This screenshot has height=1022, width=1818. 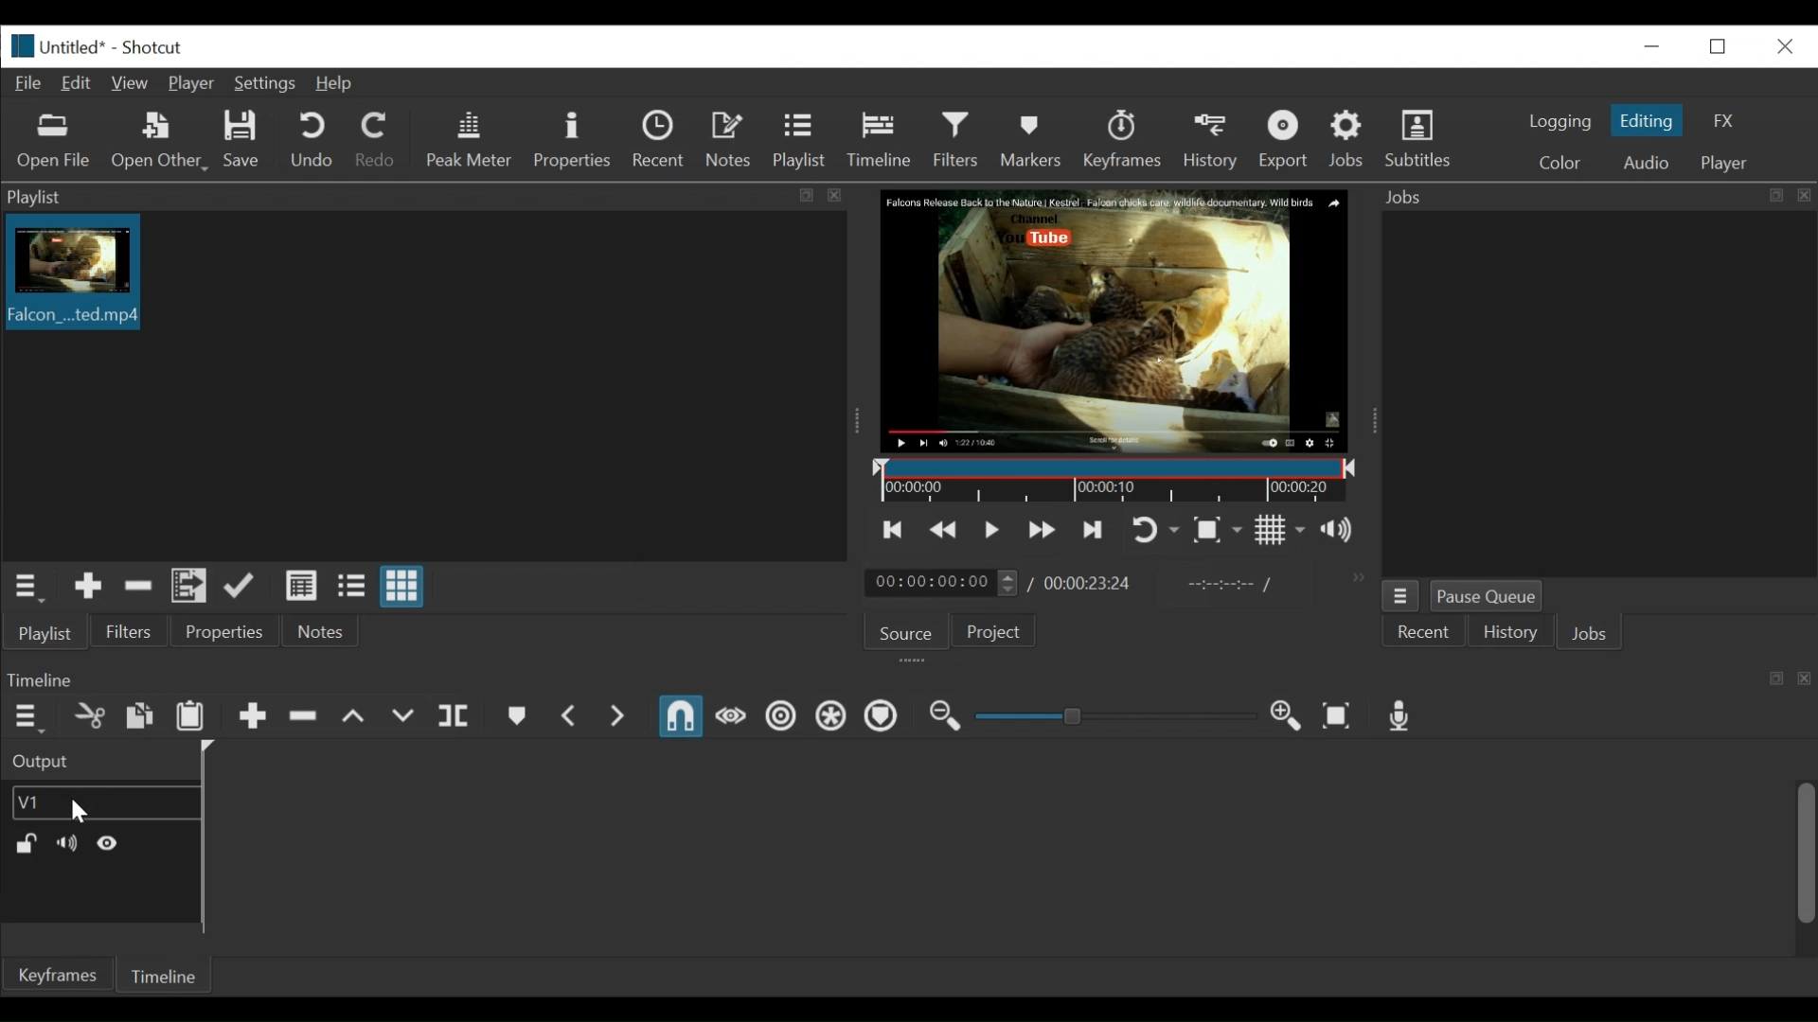 What do you see at coordinates (894, 530) in the screenshot?
I see `Skip to the previous point` at bounding box center [894, 530].